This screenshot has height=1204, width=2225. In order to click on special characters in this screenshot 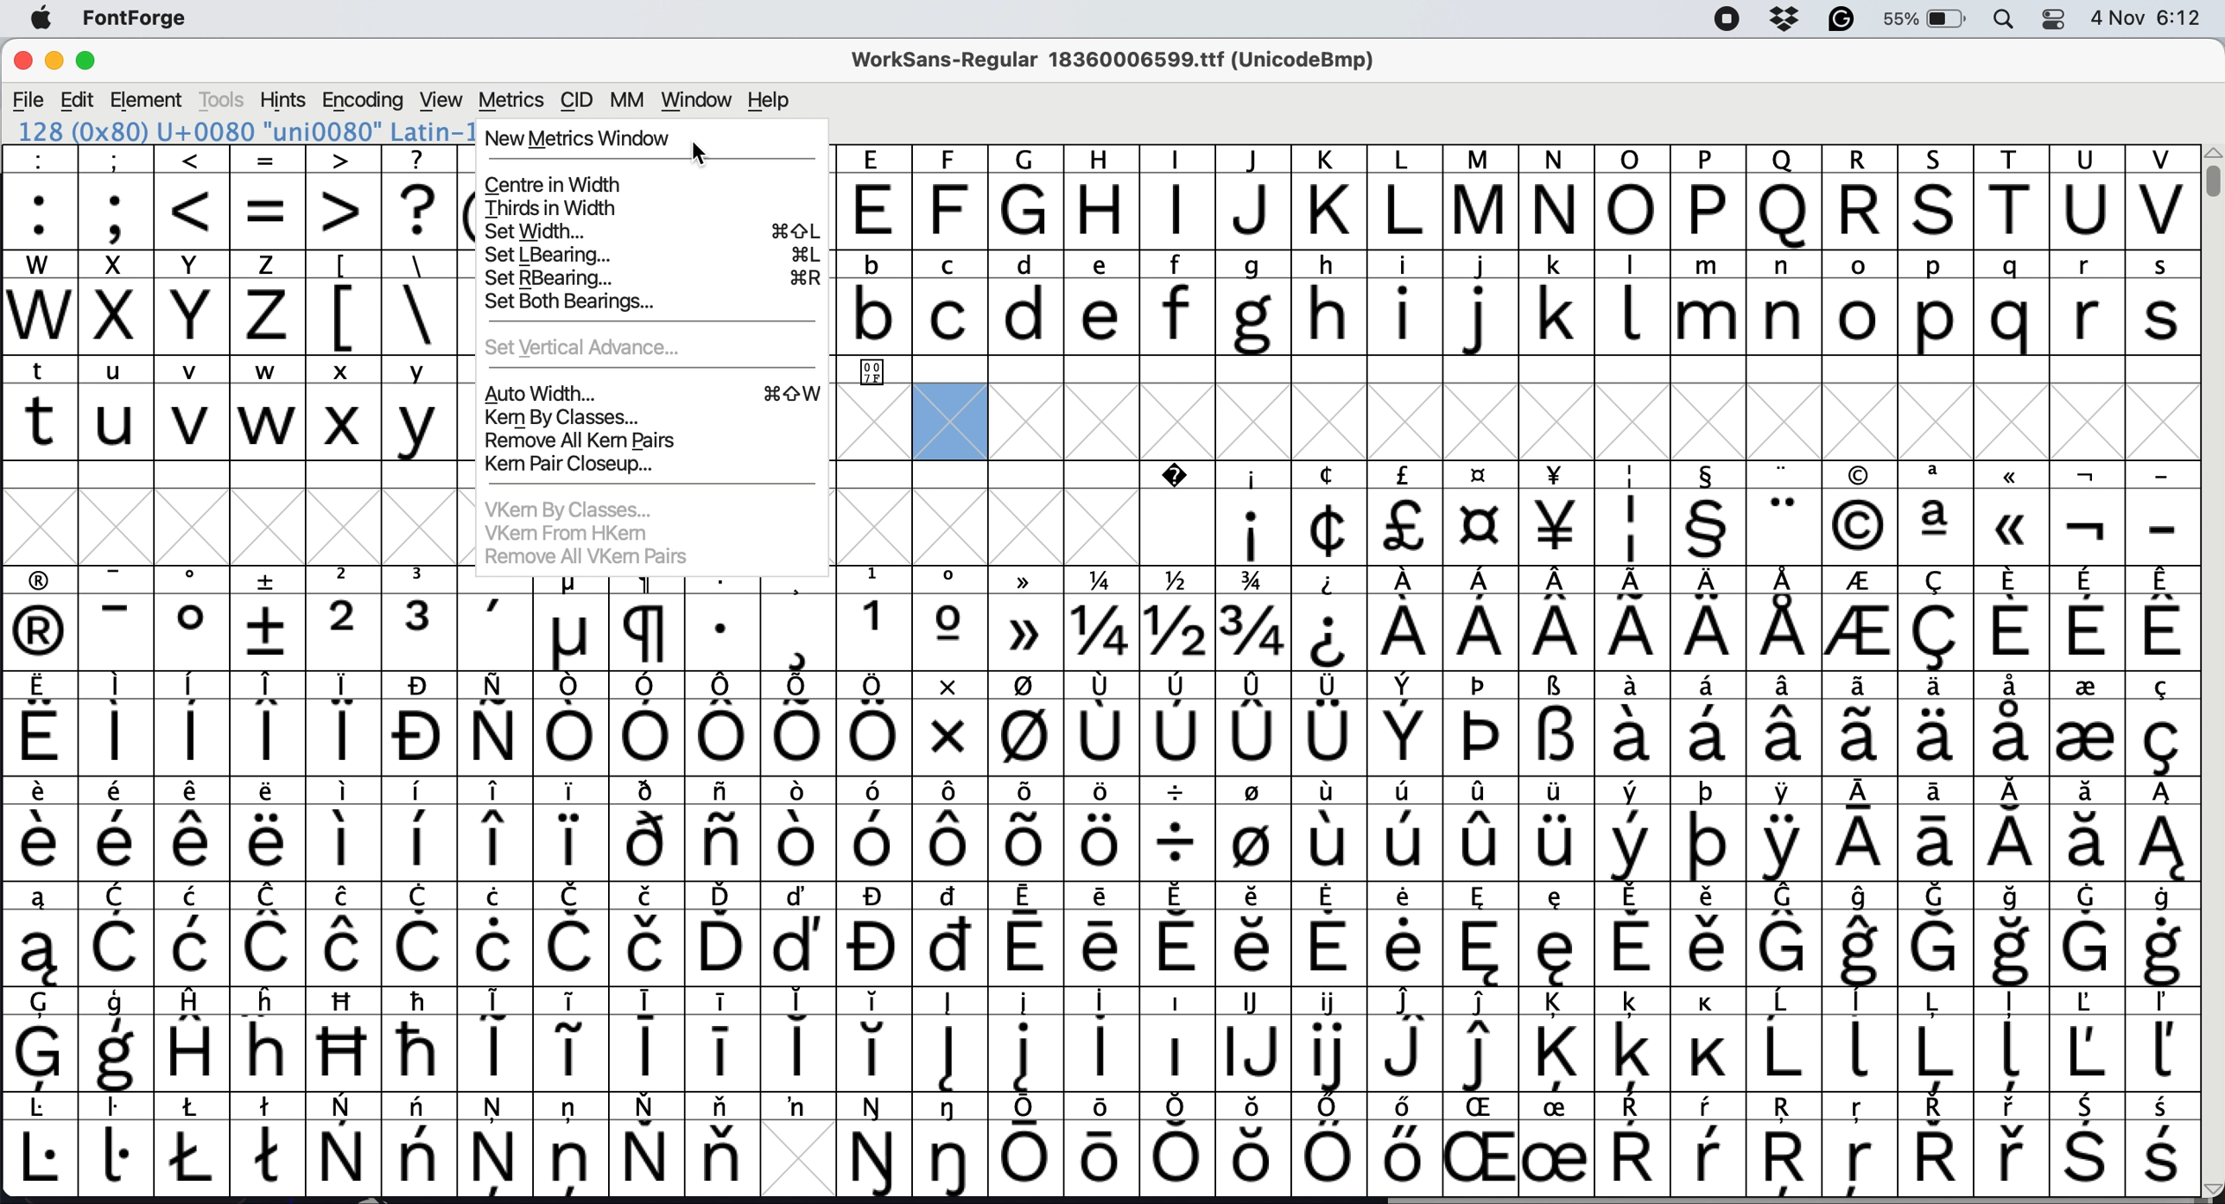, I will do `click(237, 155)`.